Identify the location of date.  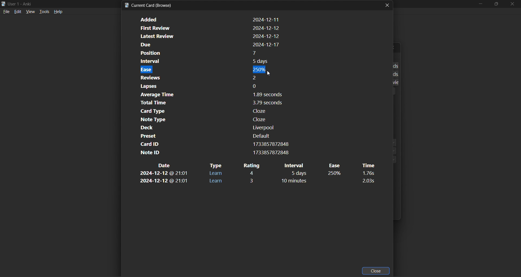
(164, 181).